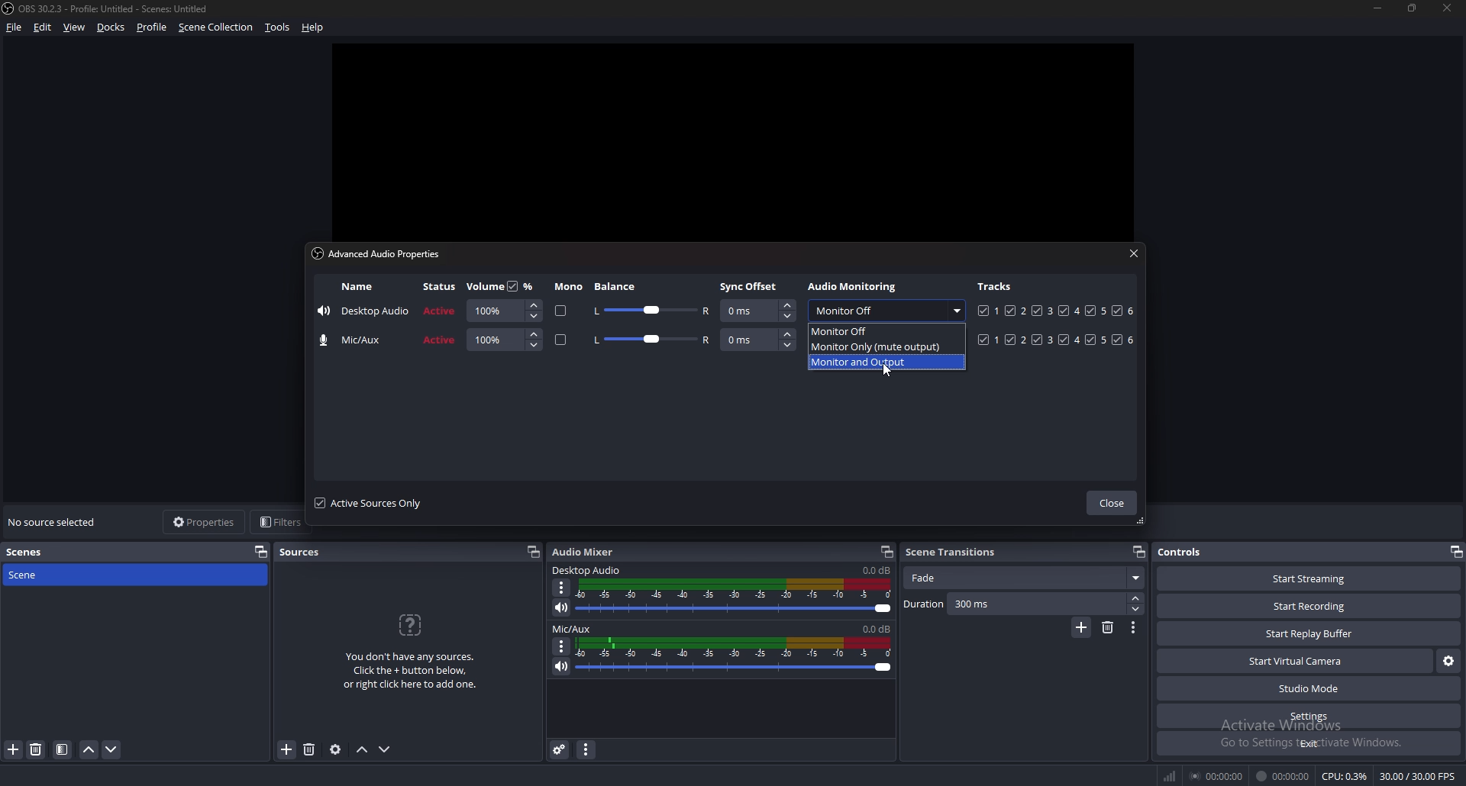 This screenshot has width=1466, height=786. Describe the element at coordinates (1013, 604) in the screenshot. I see `duration` at that location.